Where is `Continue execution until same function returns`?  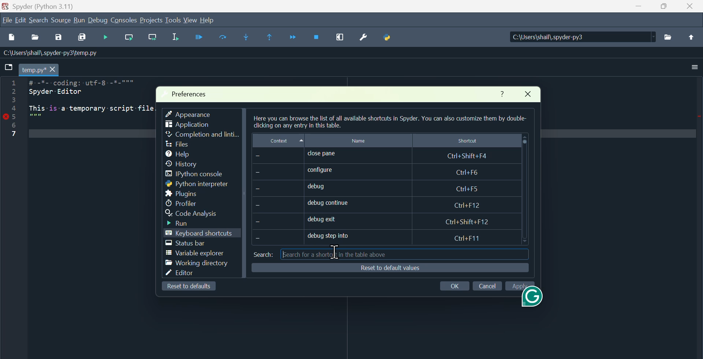
Continue execution until same function returns is located at coordinates (273, 37).